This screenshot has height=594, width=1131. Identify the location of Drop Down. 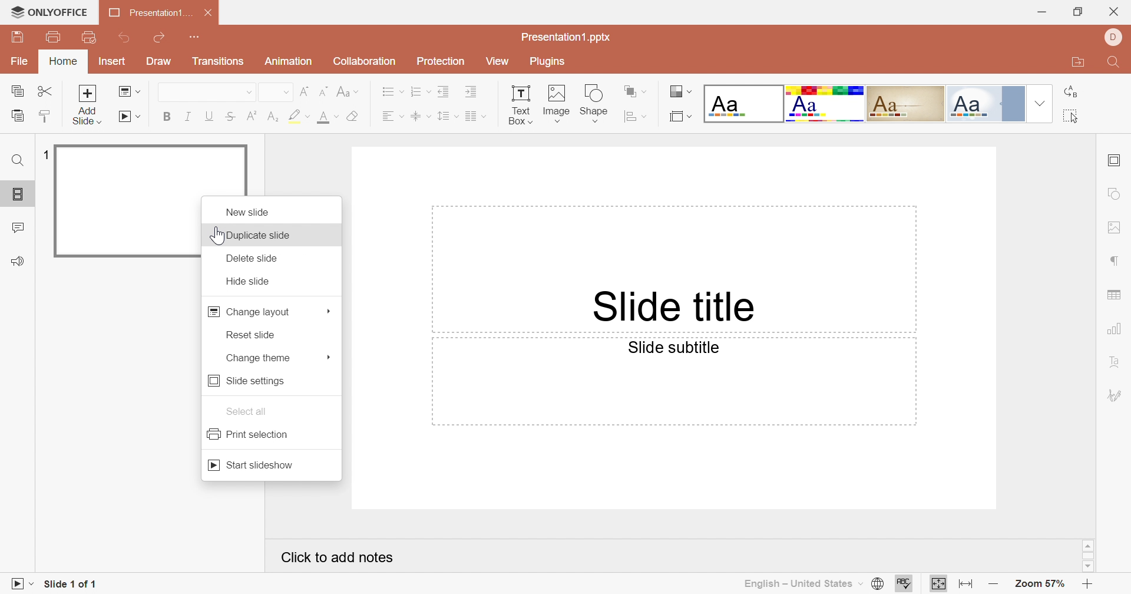
(429, 116).